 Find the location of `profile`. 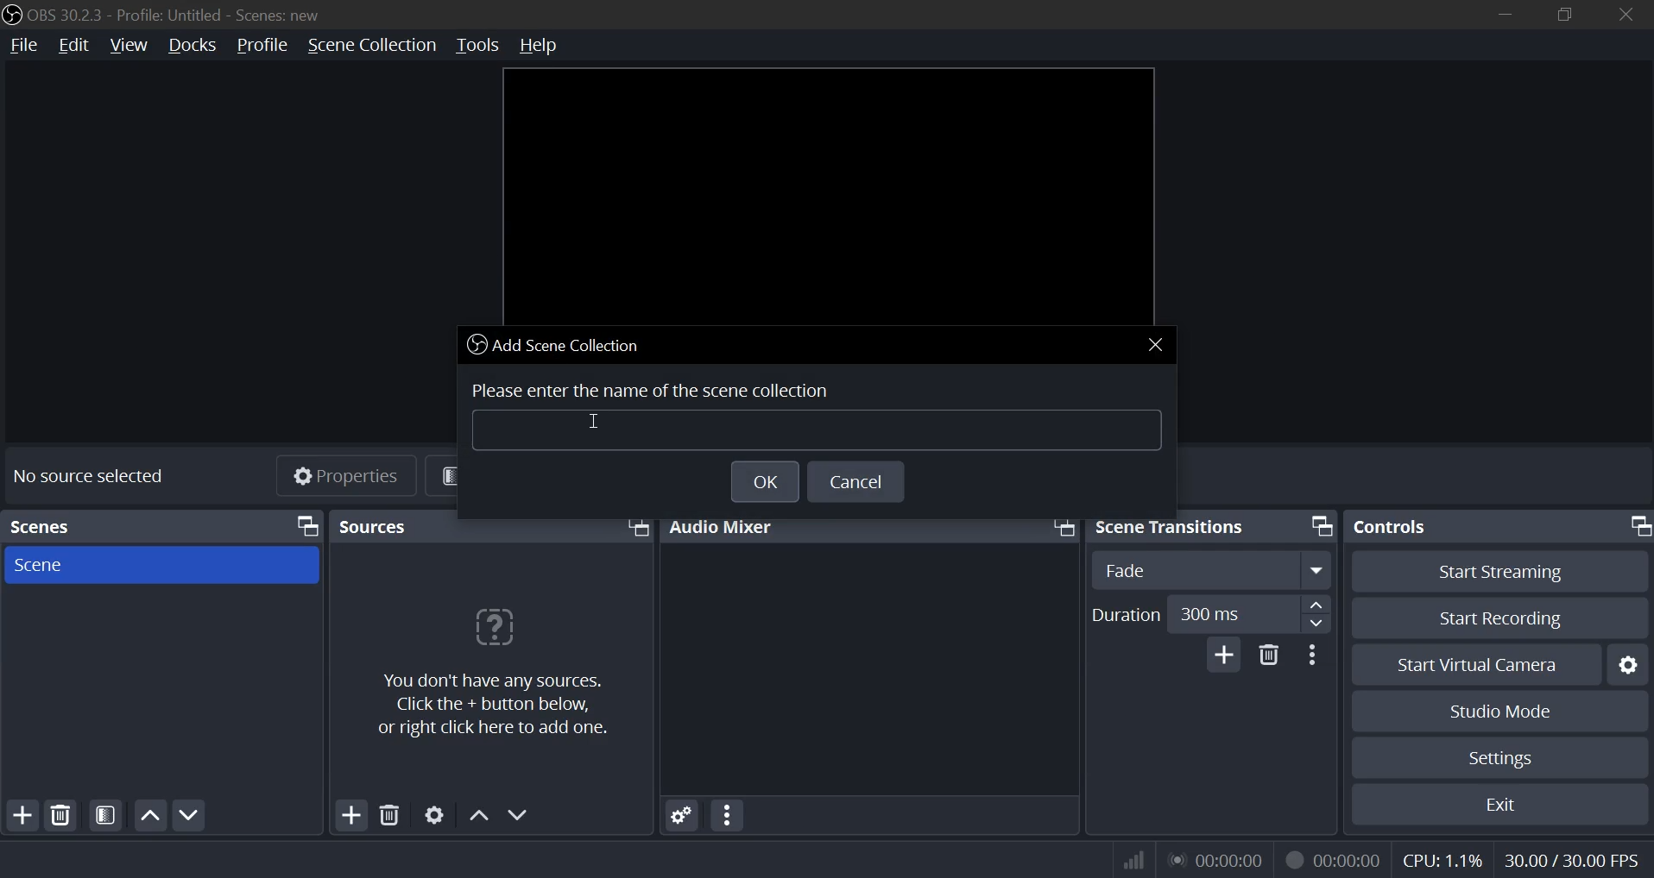

profile is located at coordinates (260, 46).